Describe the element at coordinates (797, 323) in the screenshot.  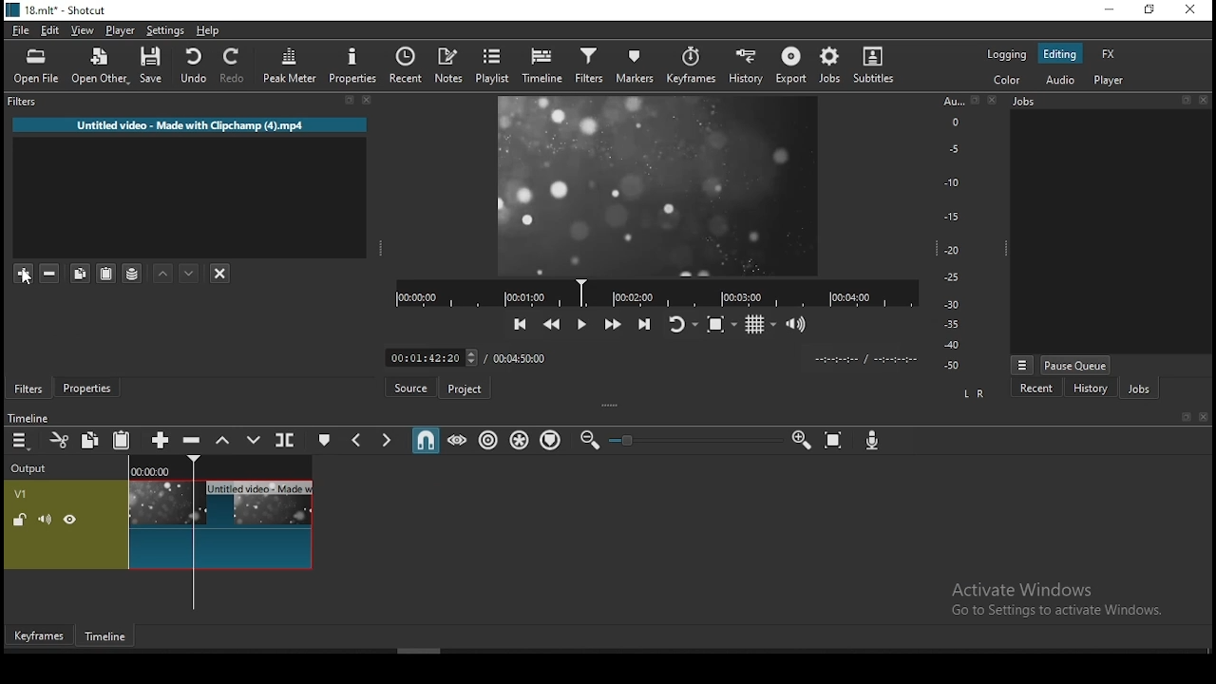
I see `show volume control` at that location.